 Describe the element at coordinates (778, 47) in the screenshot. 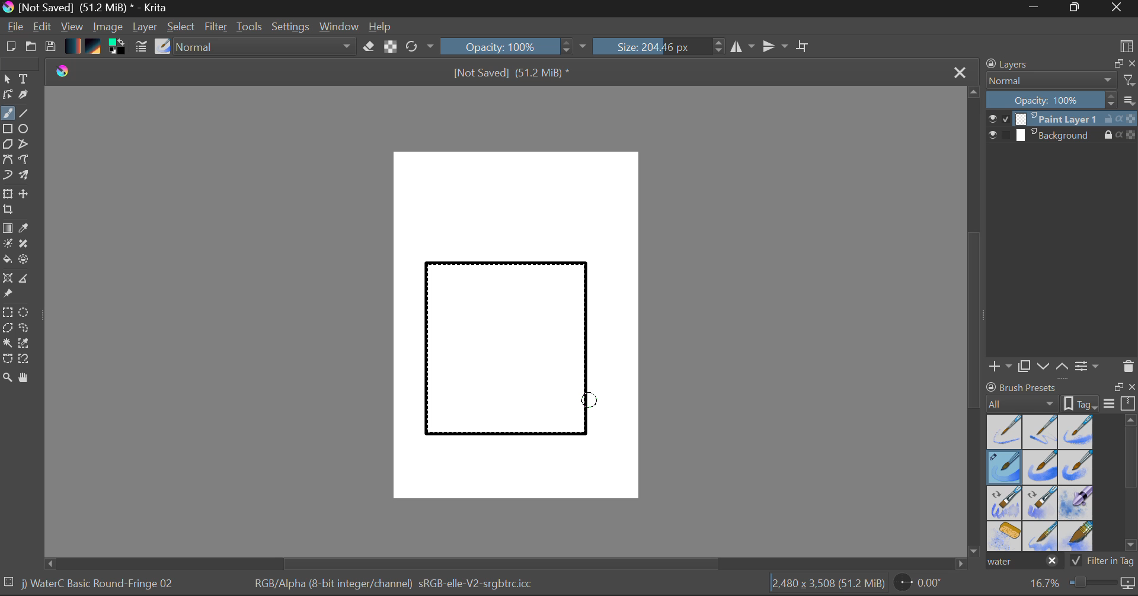

I see `Horizontal Mirror Flip` at that location.